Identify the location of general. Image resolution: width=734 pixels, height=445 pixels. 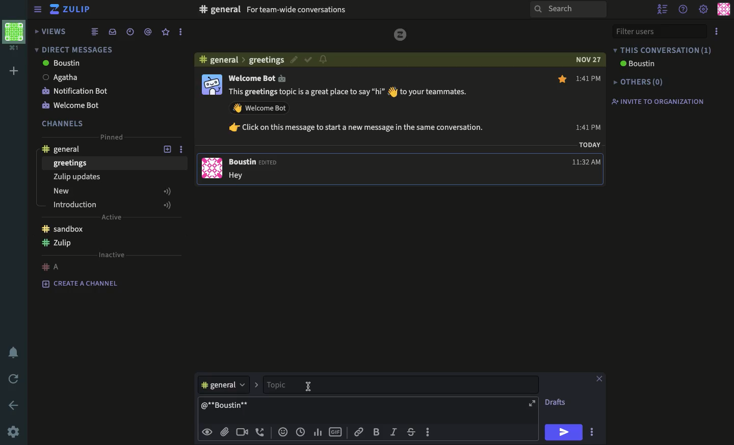
(62, 150).